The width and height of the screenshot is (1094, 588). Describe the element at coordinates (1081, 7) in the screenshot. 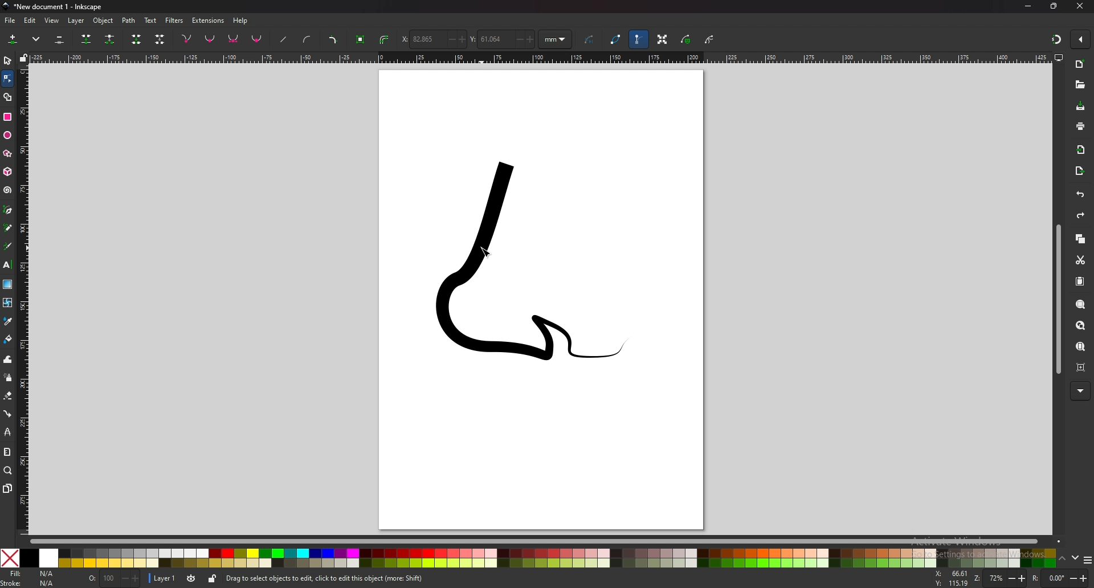

I see `close` at that location.